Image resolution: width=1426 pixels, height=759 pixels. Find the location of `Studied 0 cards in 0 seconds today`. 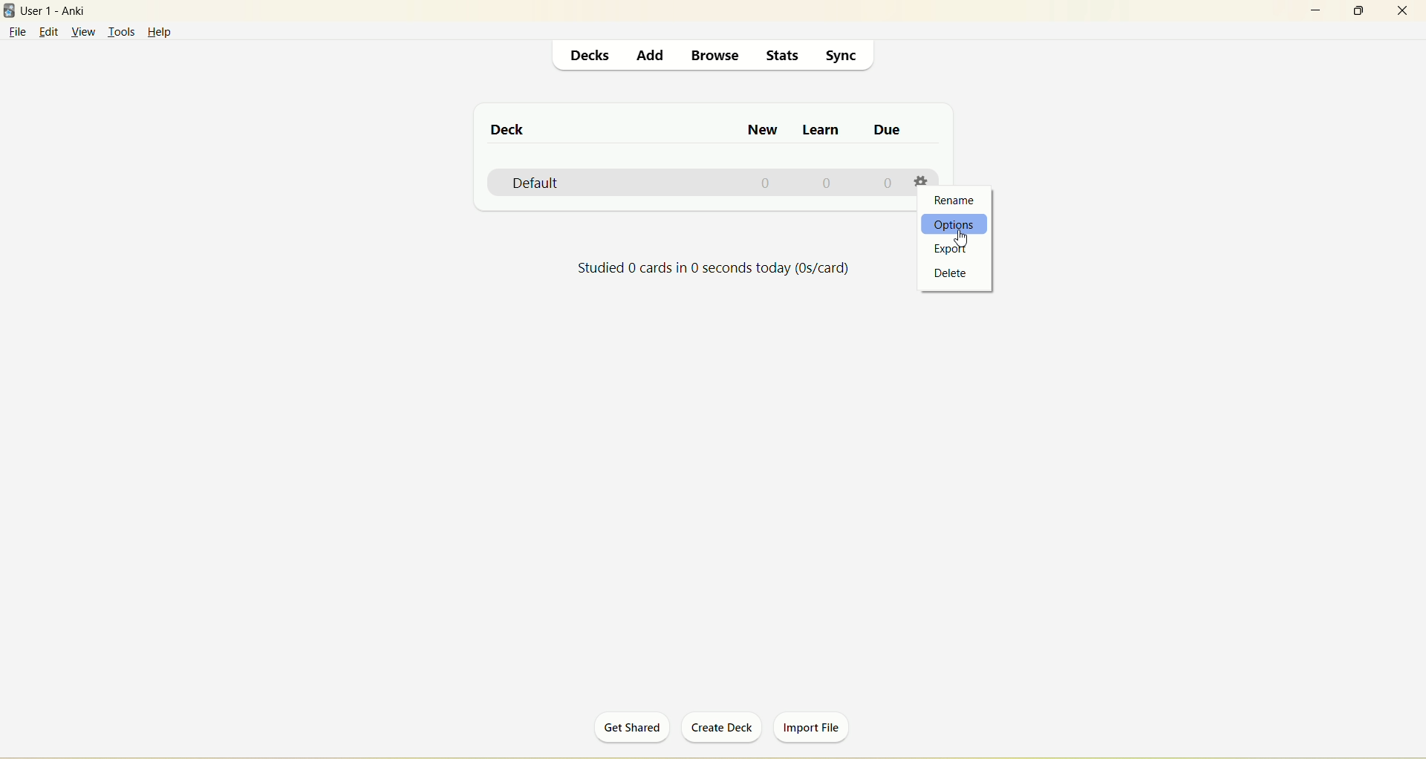

Studied 0 cards in 0 seconds today is located at coordinates (715, 271).